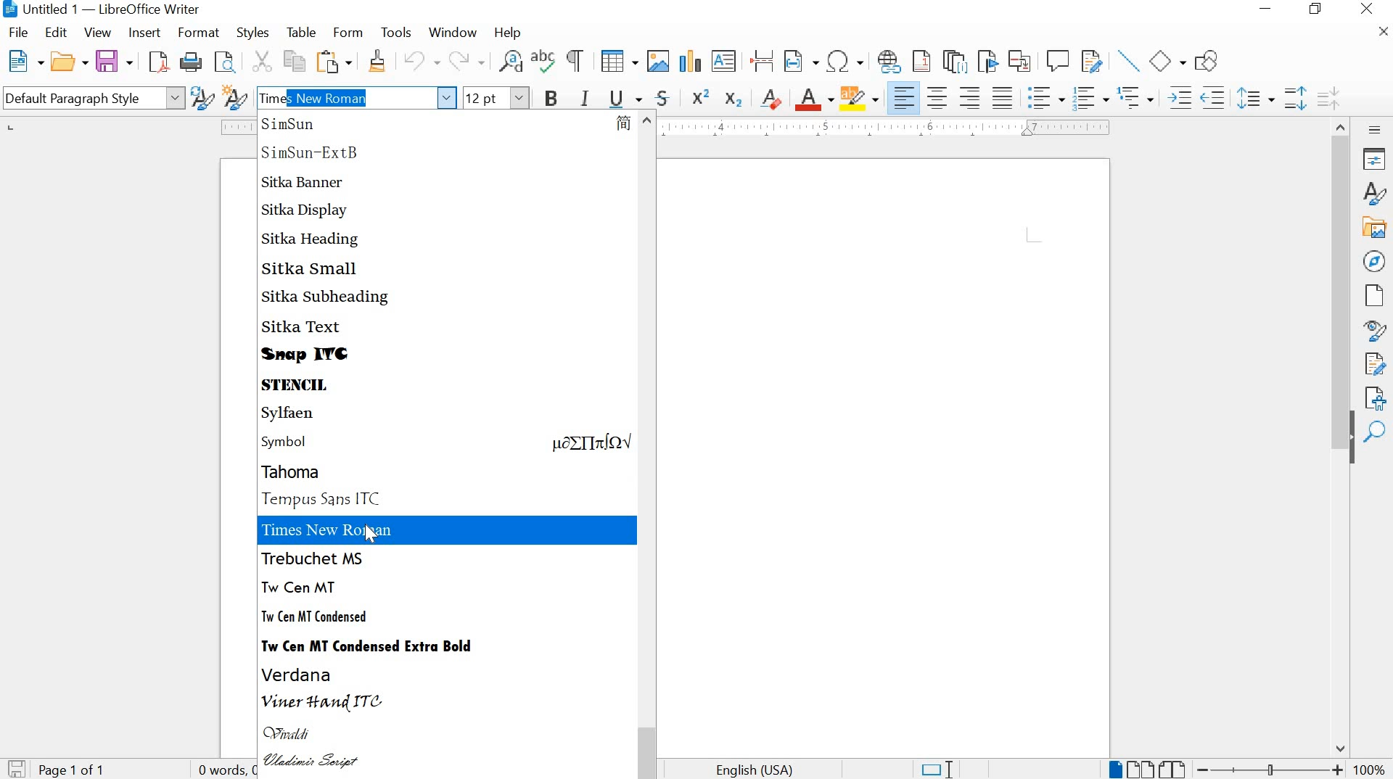 The width and height of the screenshot is (1393, 779). I want to click on TOGGLE ORDERED LIST, so click(1091, 98).